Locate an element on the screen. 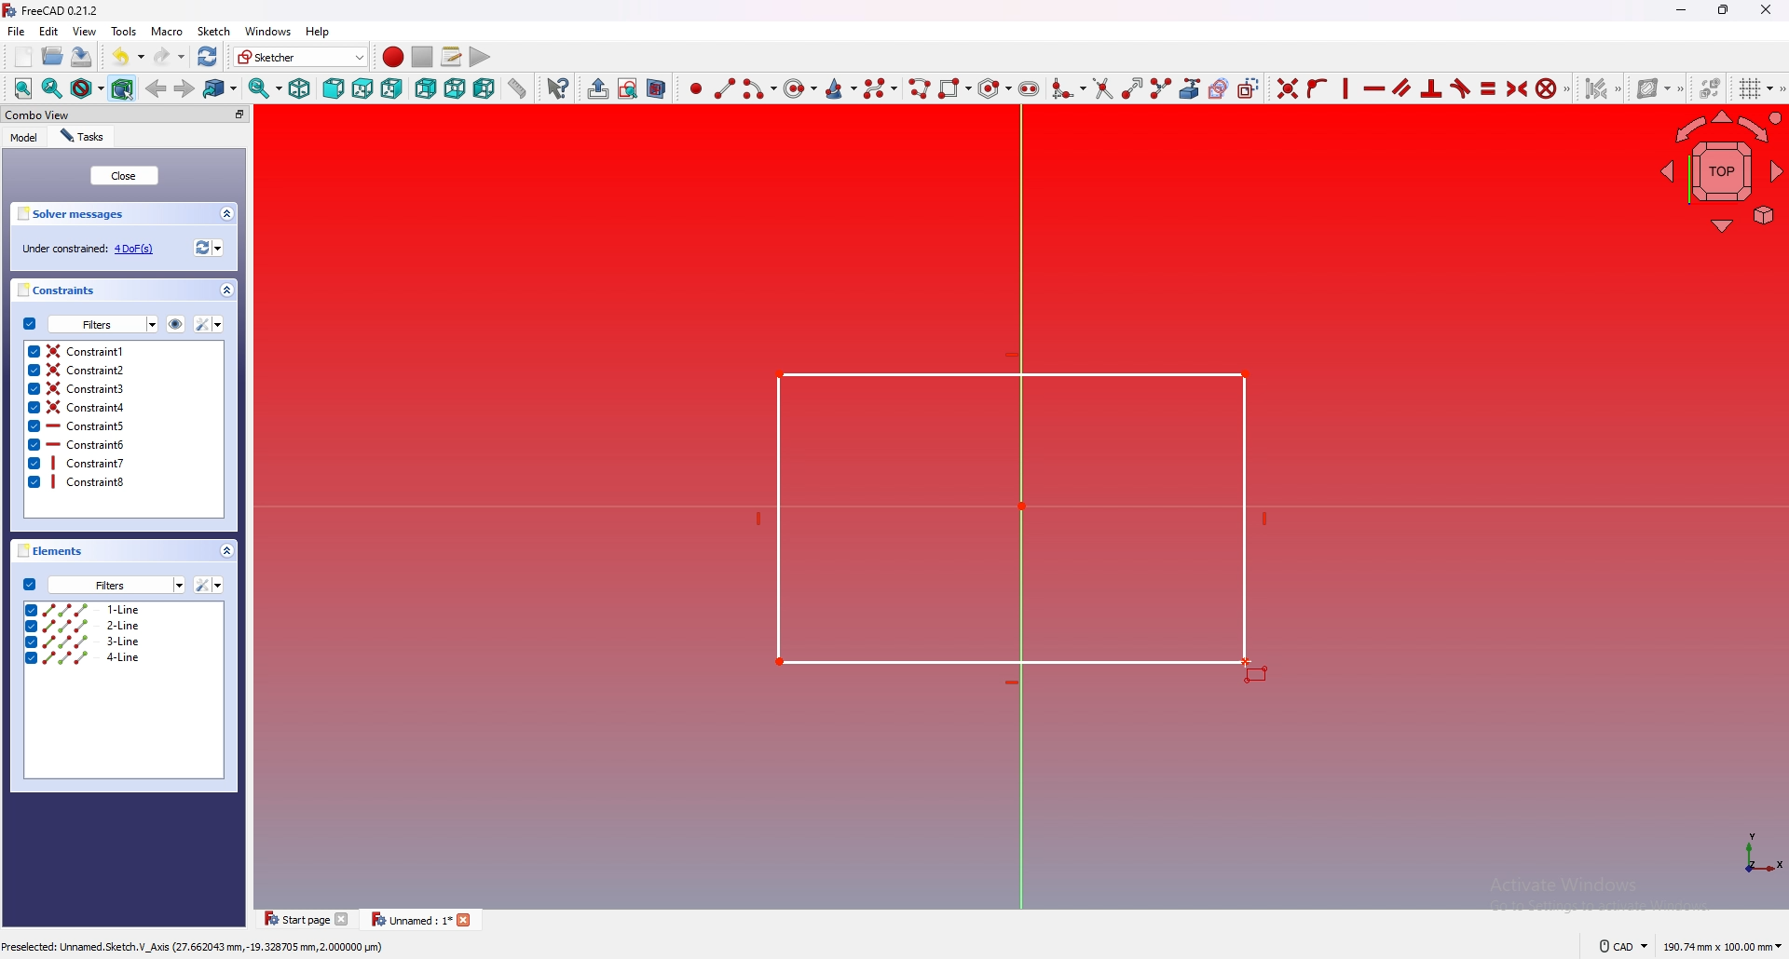 Image resolution: width=1789 pixels, height=959 pixels. refresh is located at coordinates (208, 57).